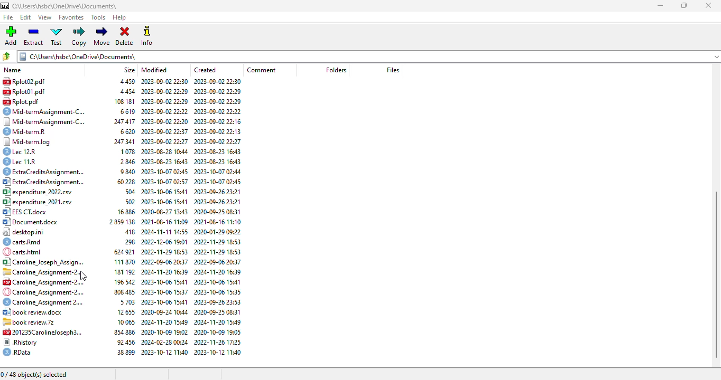  What do you see at coordinates (42, 291) in the screenshot?
I see ` Caroline Assianment-2.` at bounding box center [42, 291].